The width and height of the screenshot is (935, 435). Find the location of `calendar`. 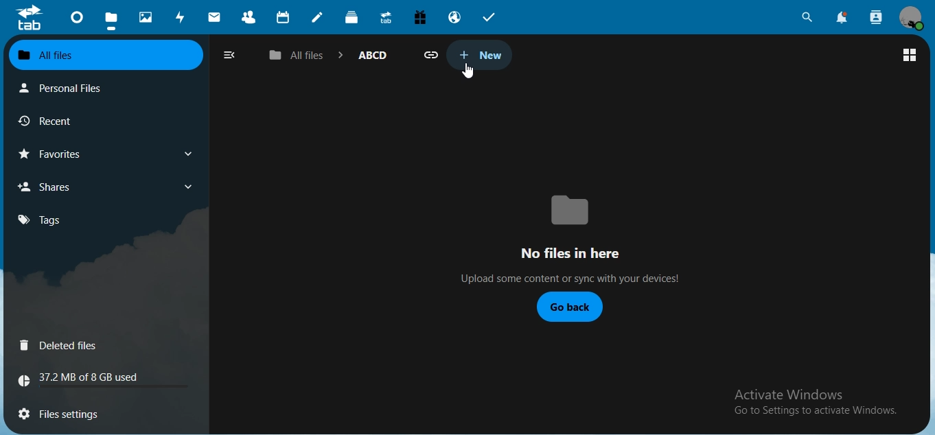

calendar is located at coordinates (284, 18).